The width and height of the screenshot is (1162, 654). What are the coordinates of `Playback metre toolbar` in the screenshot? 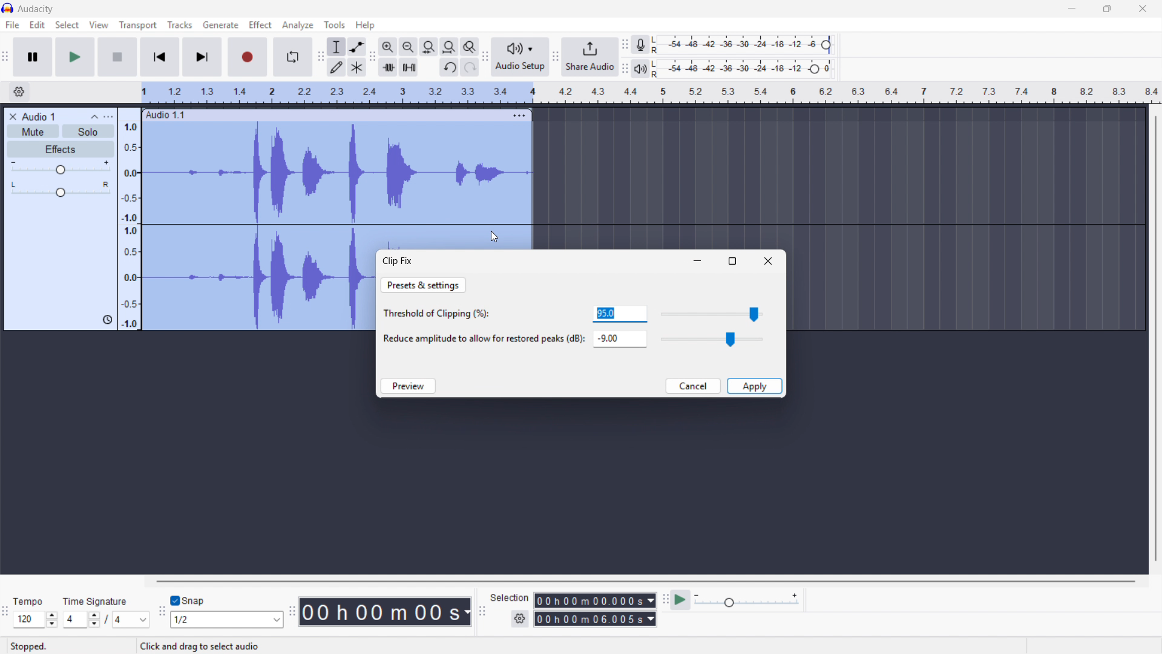 It's located at (625, 68).